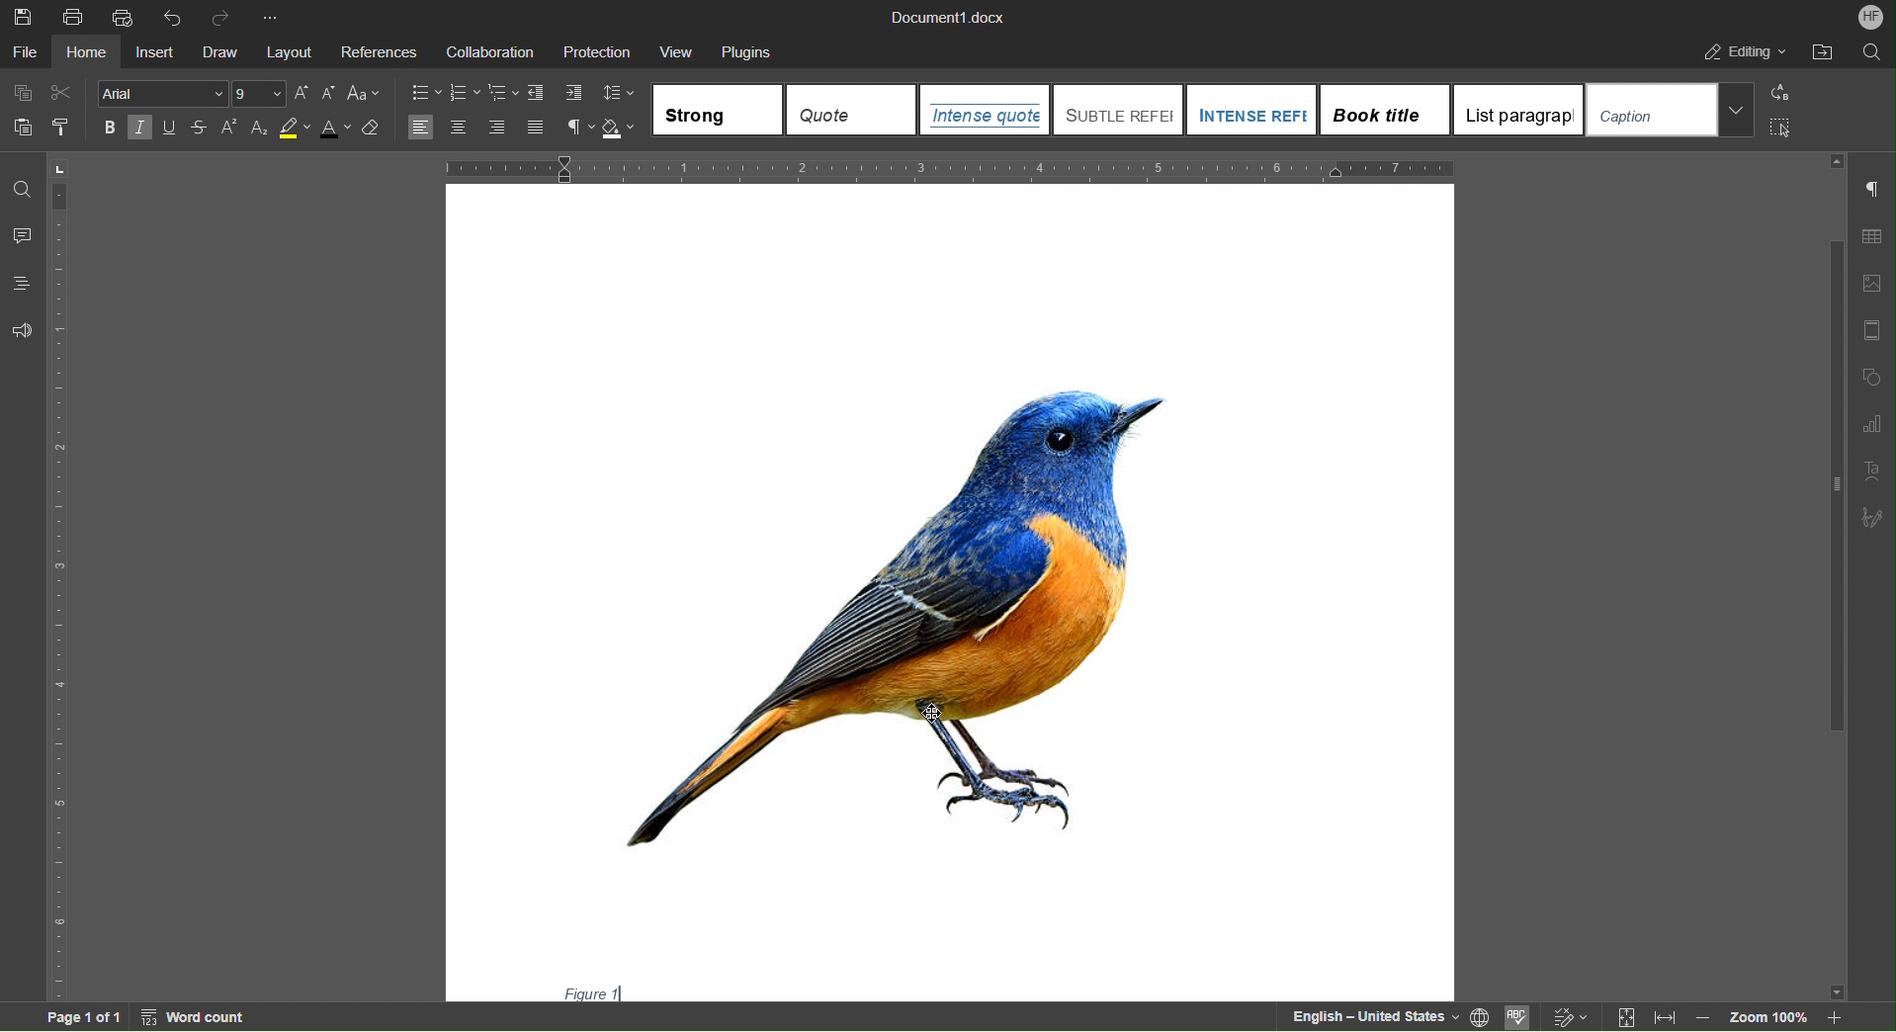 The width and height of the screenshot is (1896, 1032). What do you see at coordinates (22, 285) in the screenshot?
I see `Headings` at bounding box center [22, 285].